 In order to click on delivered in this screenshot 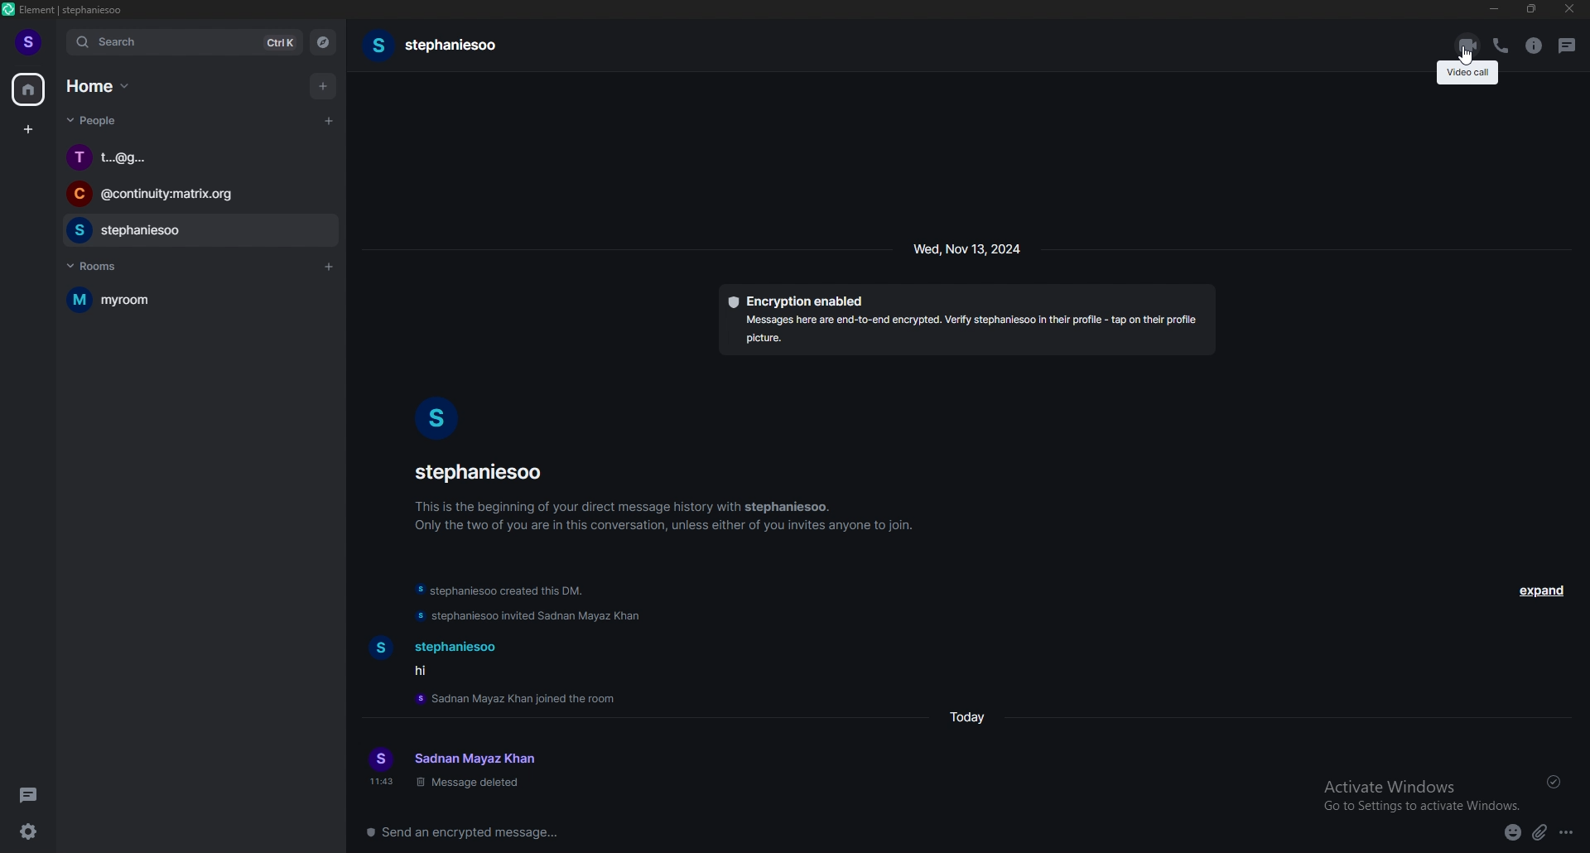, I will do `click(1554, 783)`.